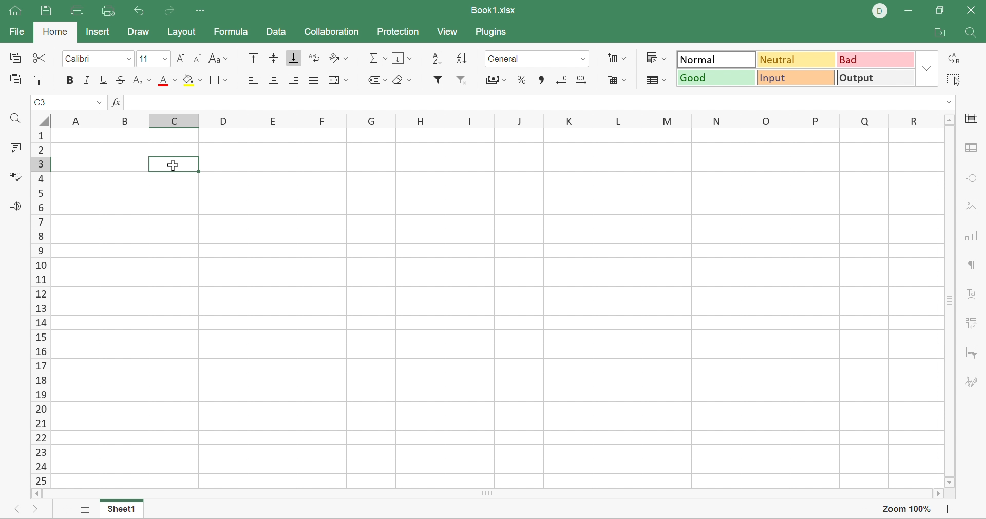  What do you see at coordinates (338, 57) in the screenshot?
I see `Orientation` at bounding box center [338, 57].